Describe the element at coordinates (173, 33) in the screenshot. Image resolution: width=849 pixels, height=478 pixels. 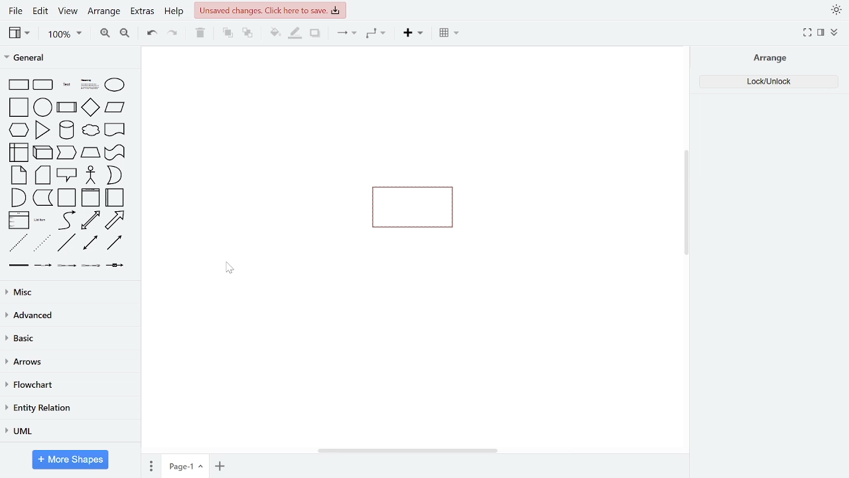
I see `redo` at that location.